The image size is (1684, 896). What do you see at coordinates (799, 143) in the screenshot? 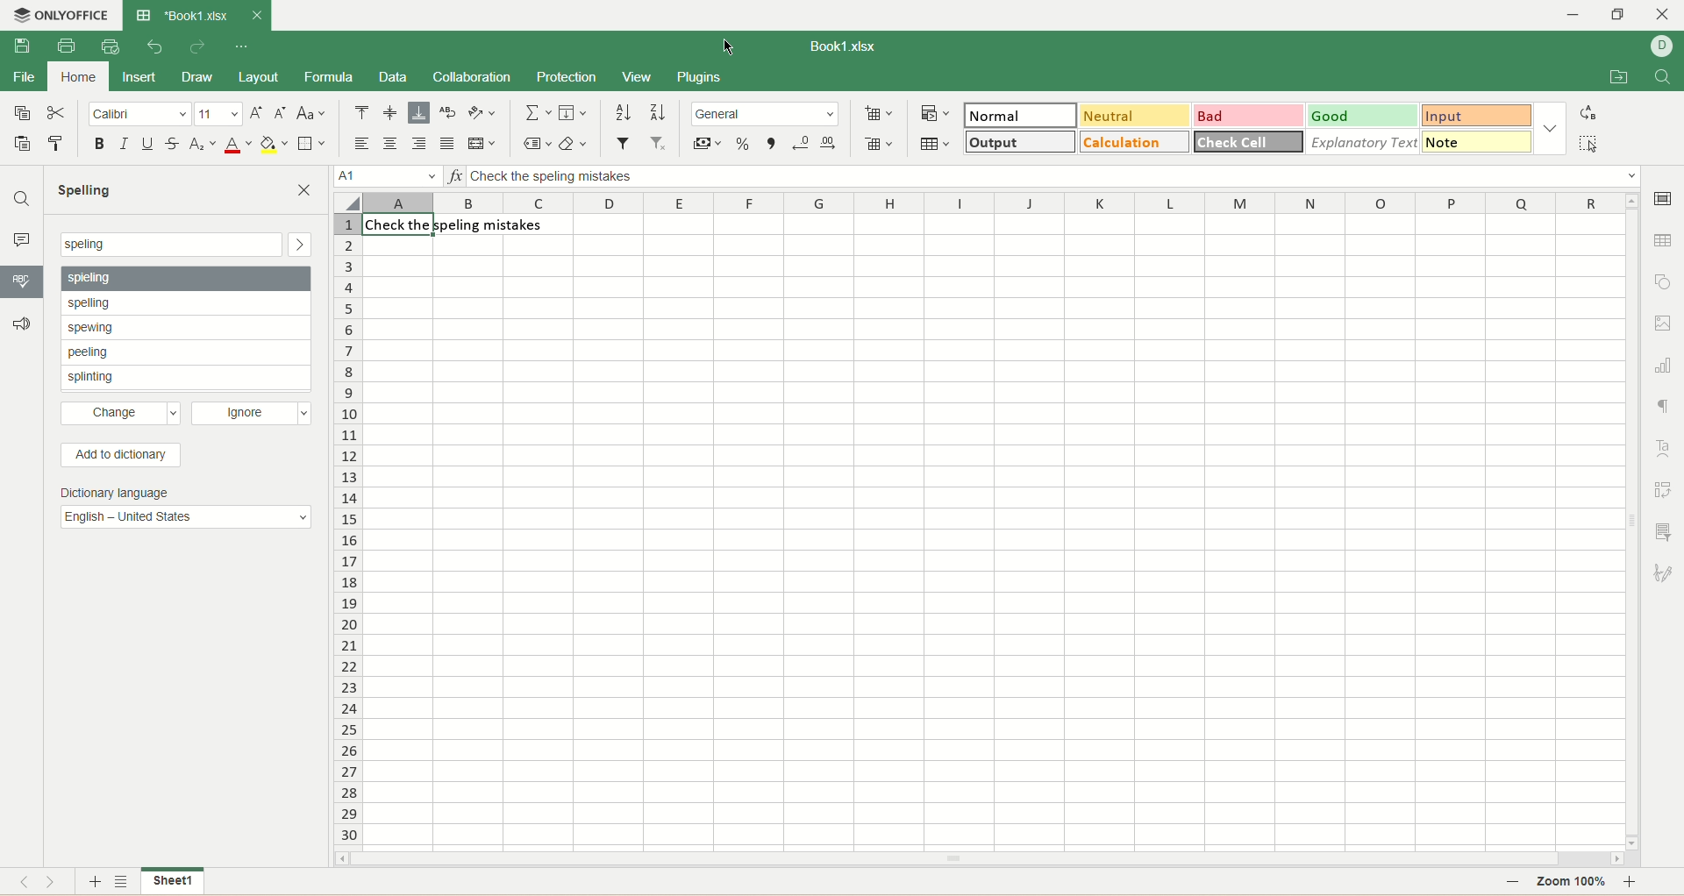
I see `decrease decimal` at bounding box center [799, 143].